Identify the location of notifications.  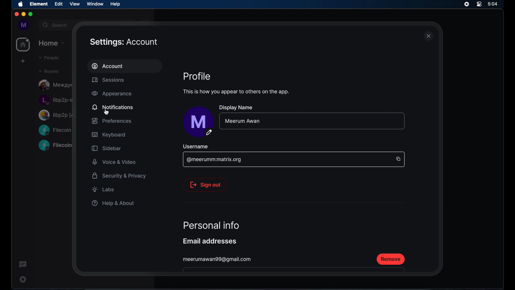
(112, 107).